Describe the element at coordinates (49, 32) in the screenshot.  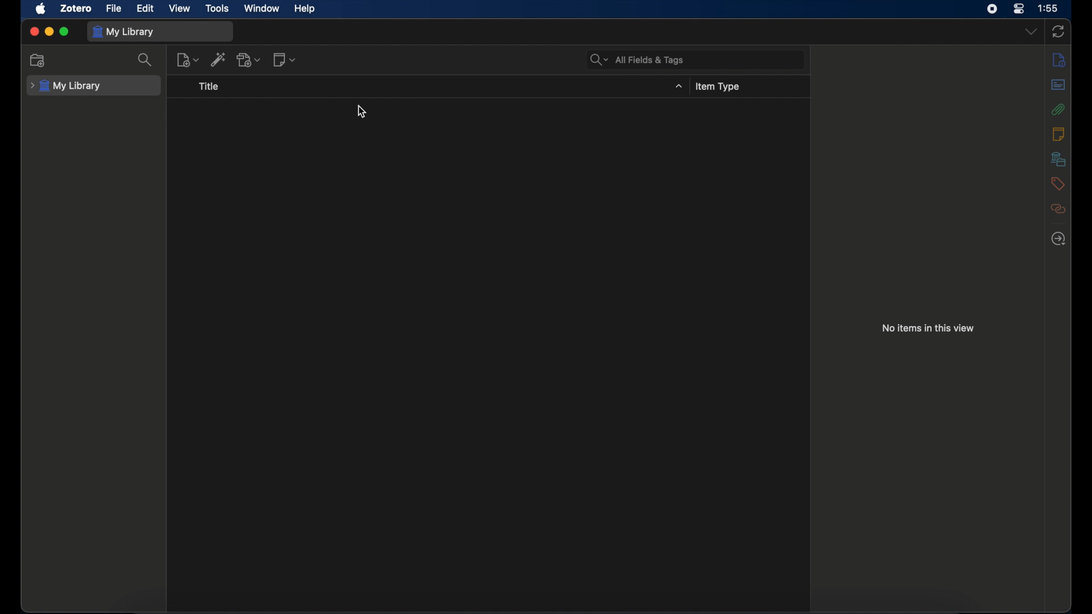
I see `minimize` at that location.